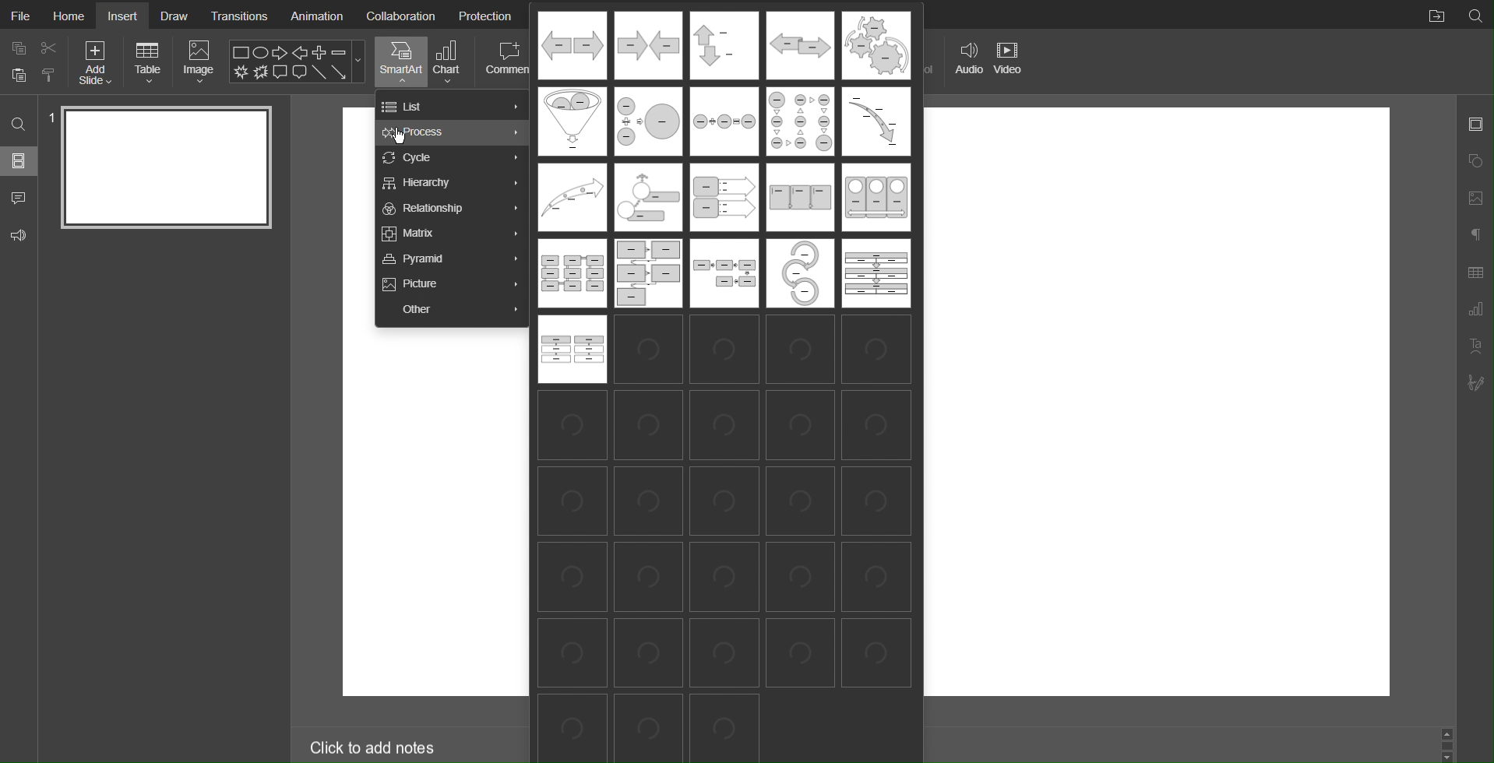 The width and height of the screenshot is (1494, 763). What do you see at coordinates (199, 62) in the screenshot?
I see `Image` at bounding box center [199, 62].